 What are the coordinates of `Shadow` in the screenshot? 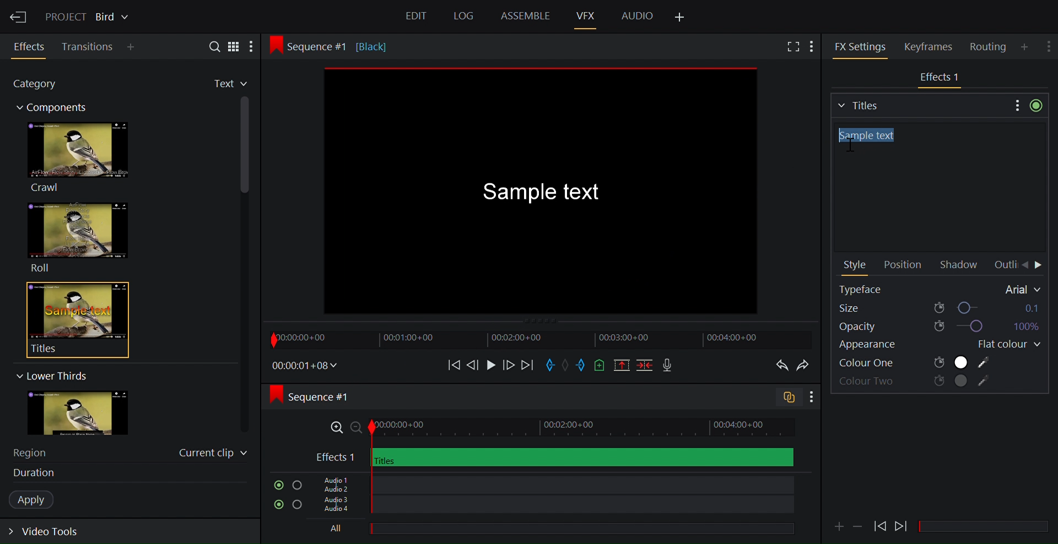 It's located at (962, 265).